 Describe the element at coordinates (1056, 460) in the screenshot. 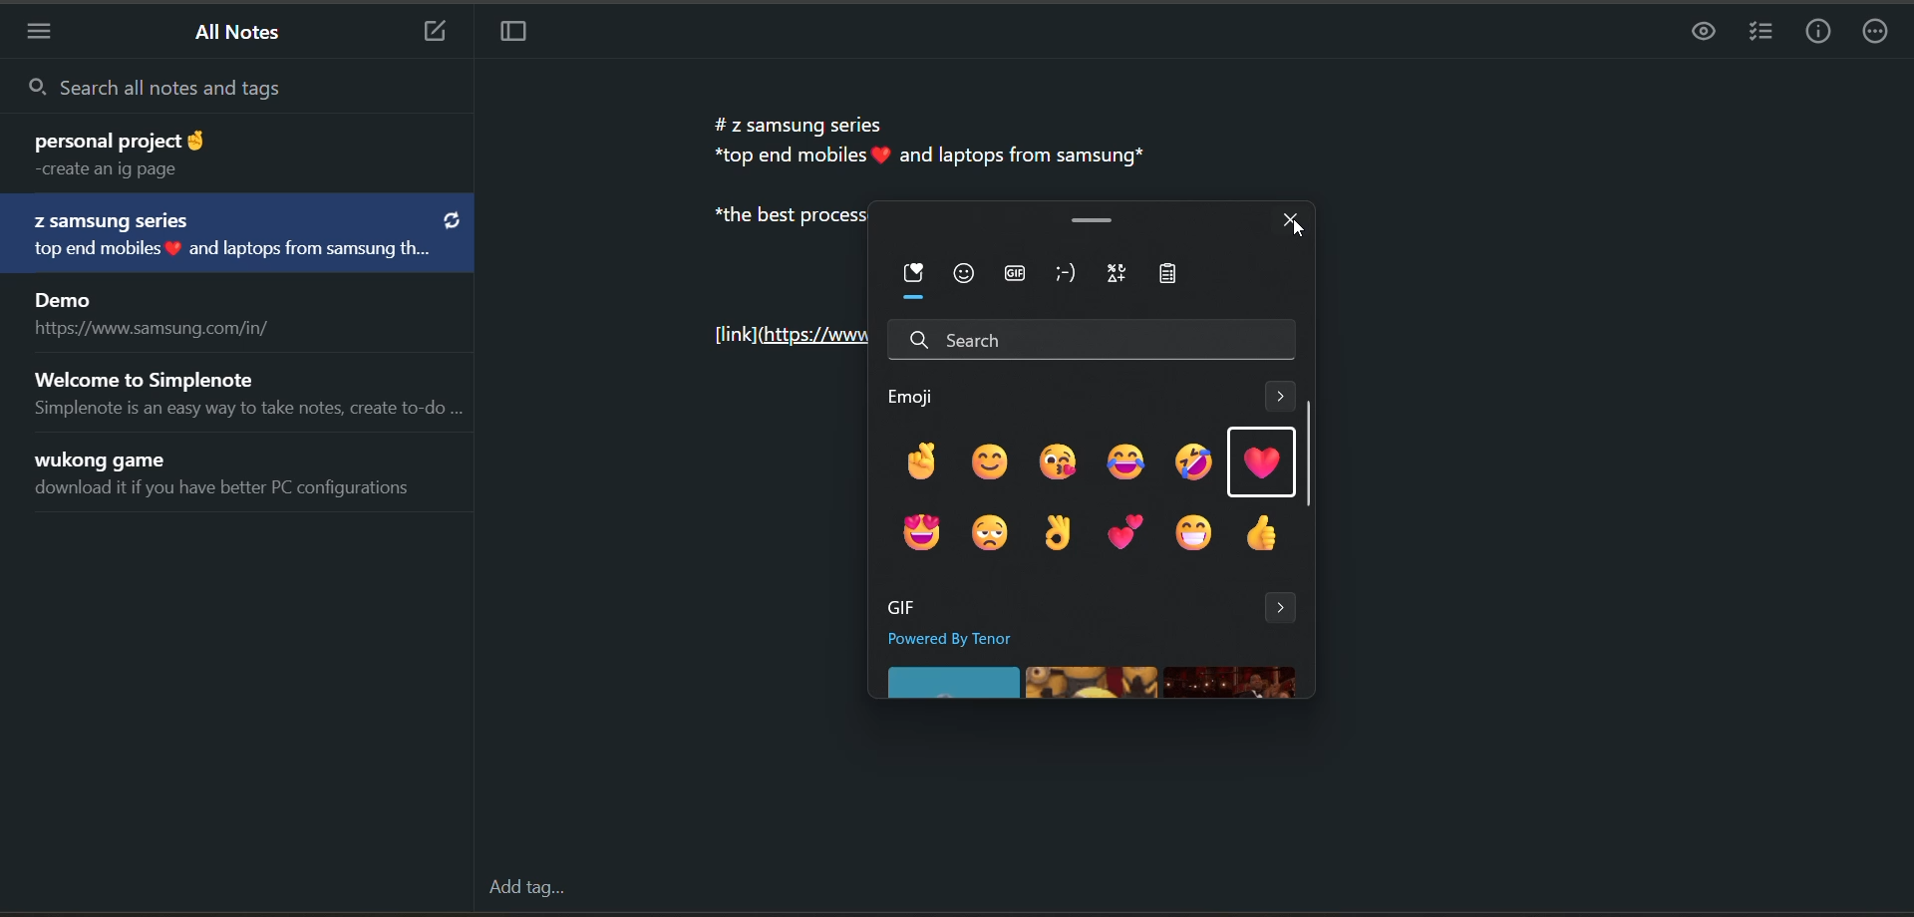

I see `emoji 3` at that location.